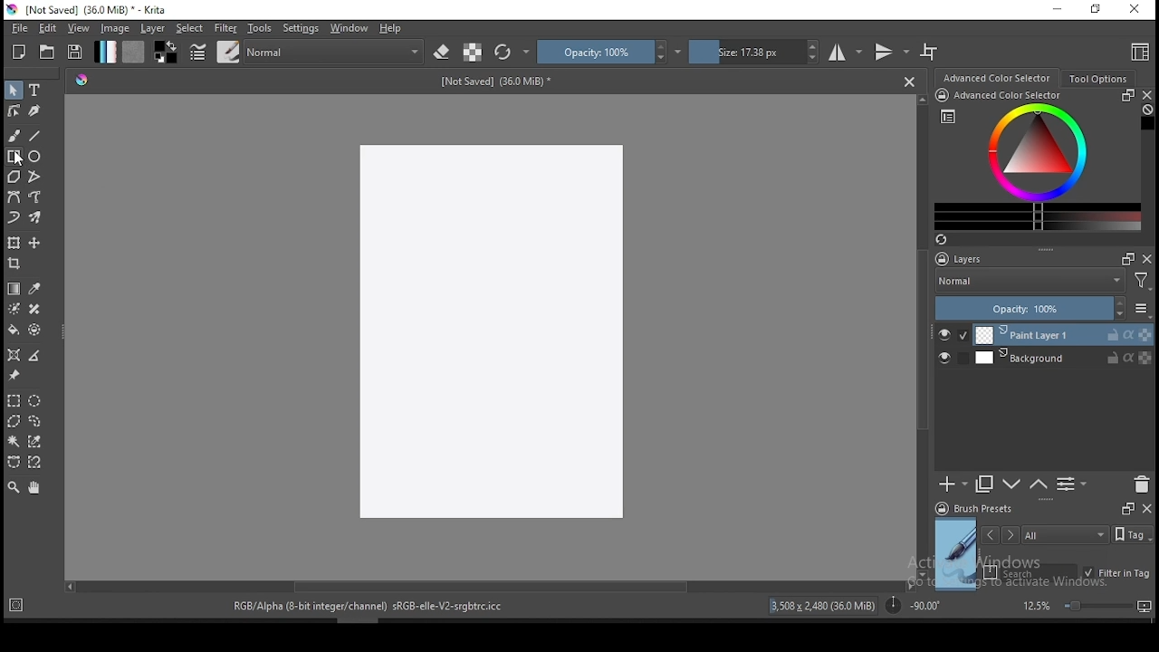 The width and height of the screenshot is (1159, 652). Describe the element at coordinates (1065, 534) in the screenshot. I see `tags` at that location.